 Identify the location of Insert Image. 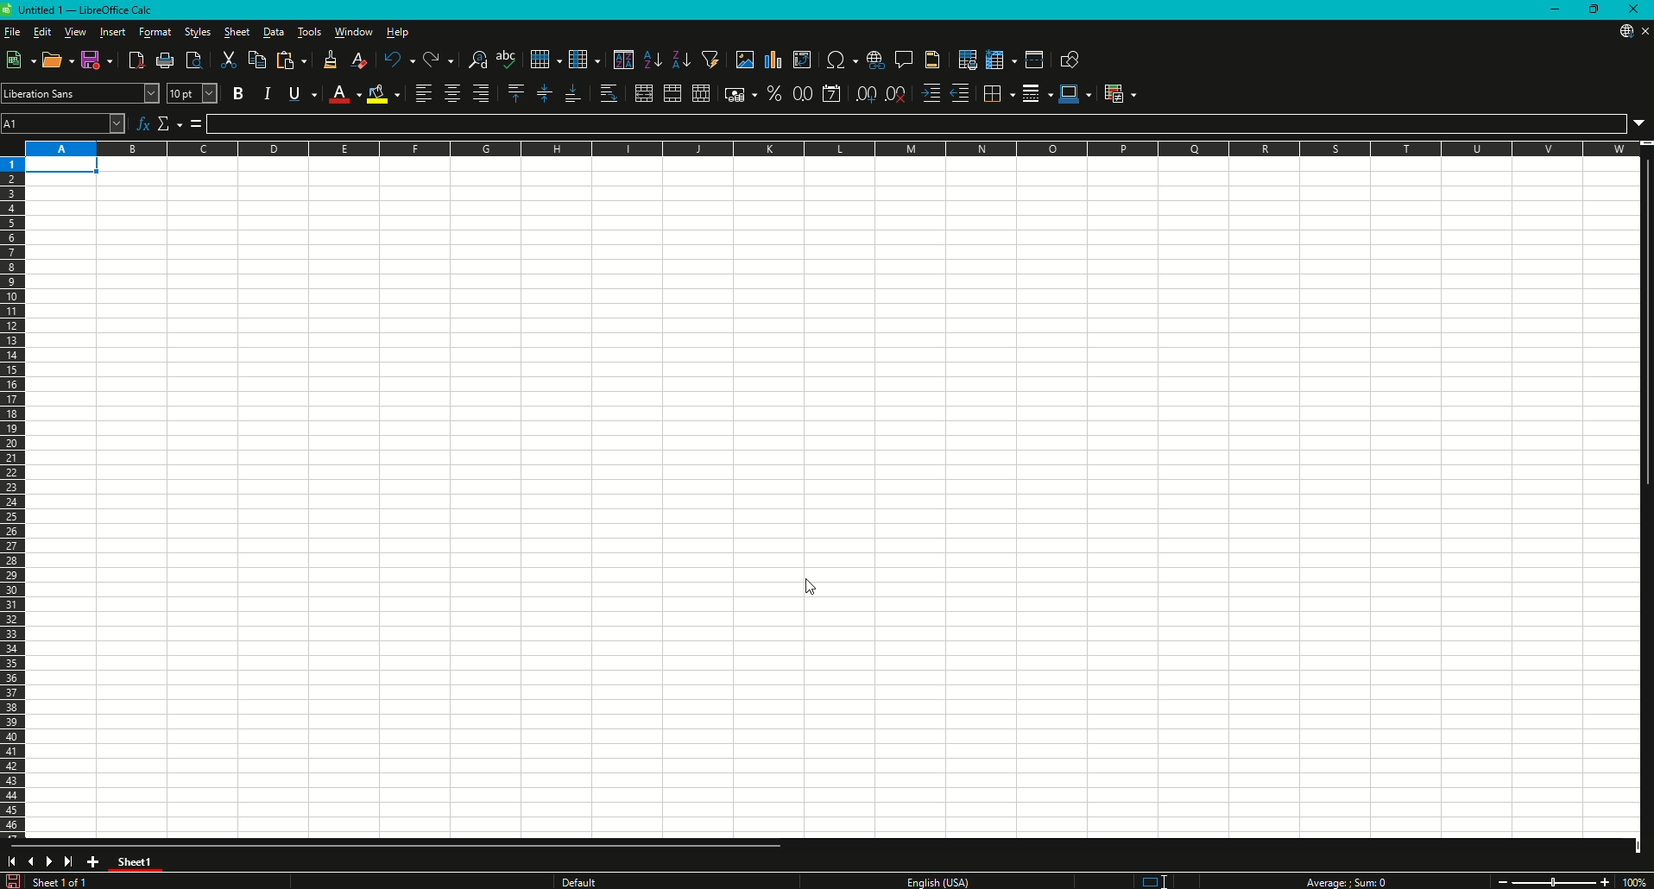
(744, 60).